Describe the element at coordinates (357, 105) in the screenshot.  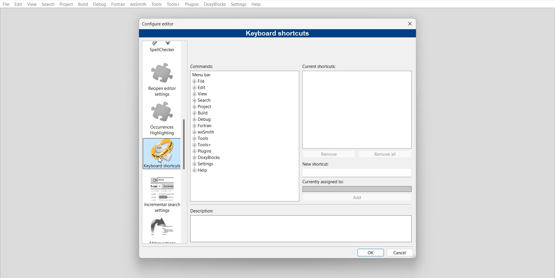
I see `Current shortcuts` at that location.